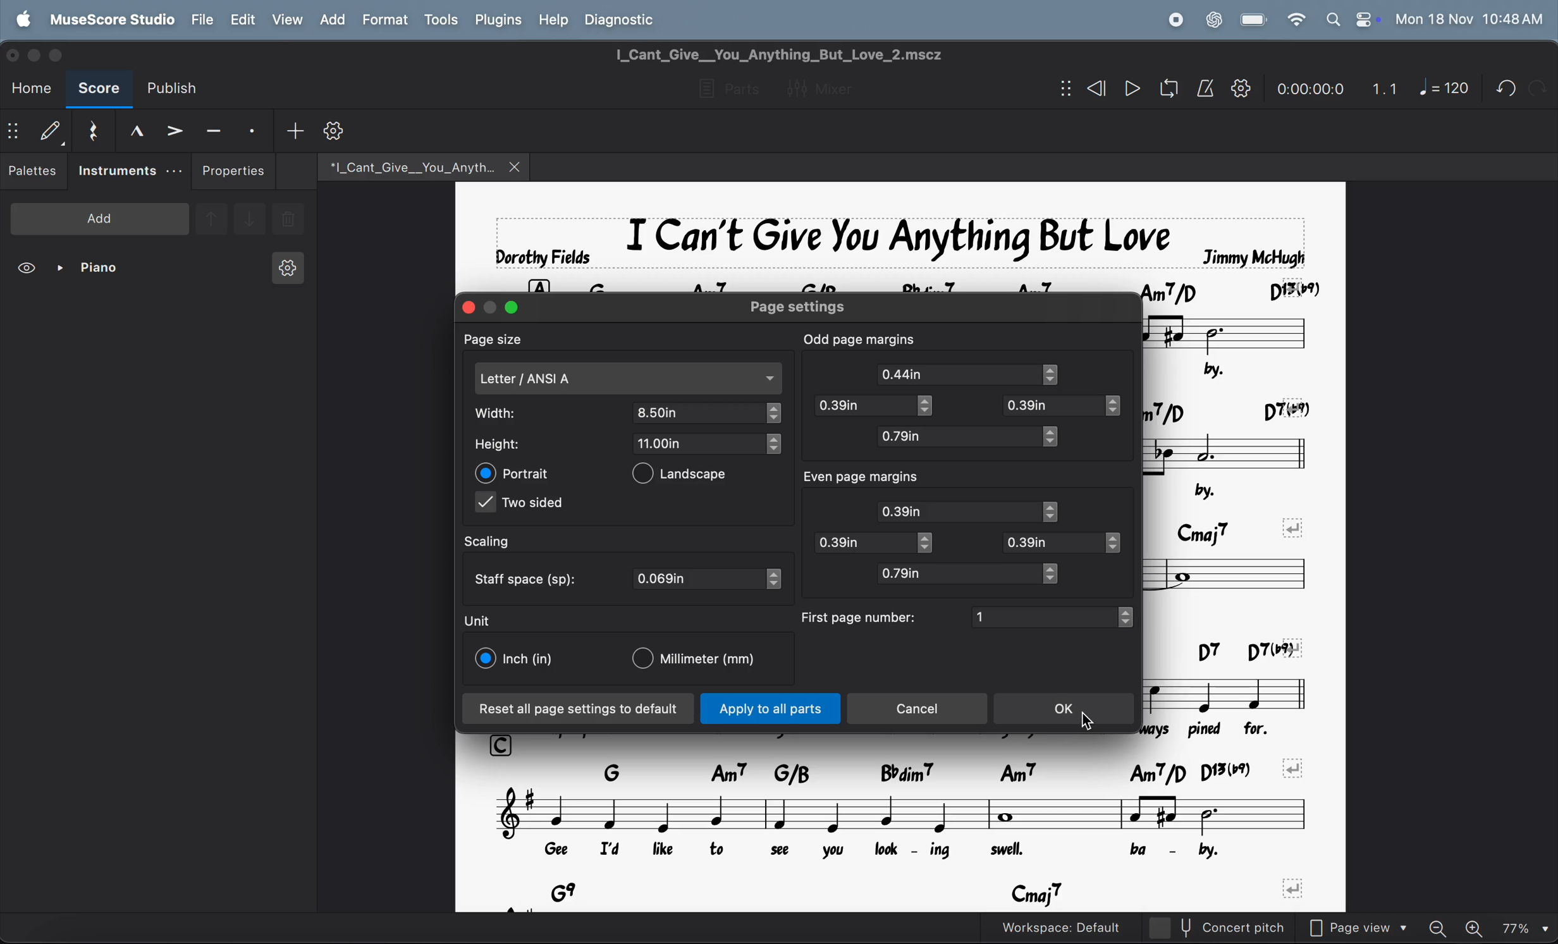 The width and height of the screenshot is (1558, 944). Describe the element at coordinates (555, 18) in the screenshot. I see `help` at that location.